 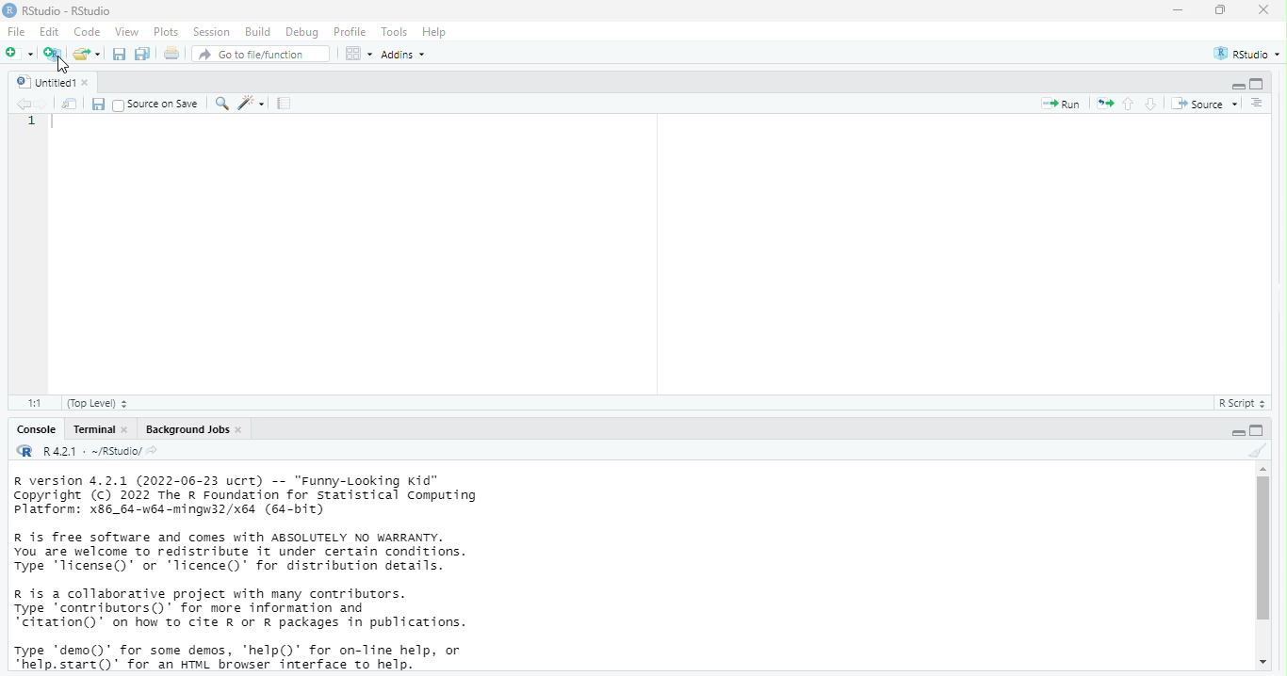 What do you see at coordinates (261, 494) in the screenshot?
I see `description of version of R` at bounding box center [261, 494].